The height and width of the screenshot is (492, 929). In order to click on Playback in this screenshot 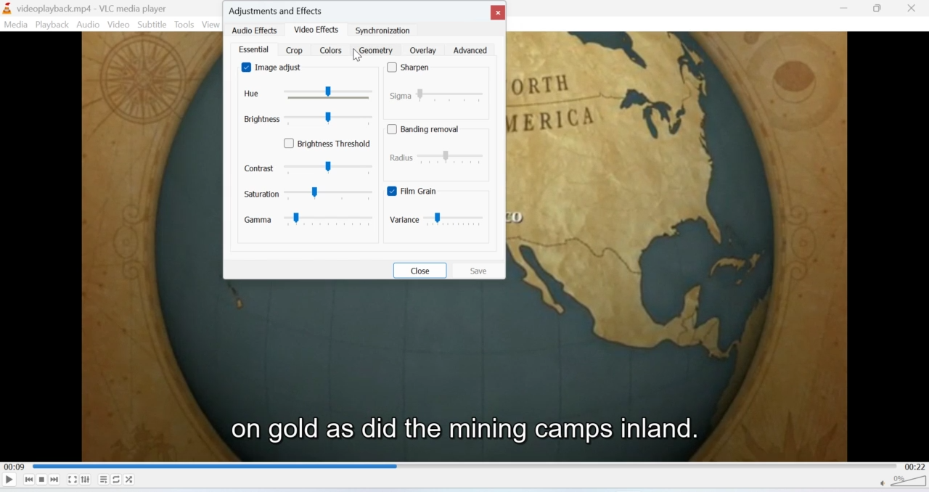, I will do `click(51, 25)`.